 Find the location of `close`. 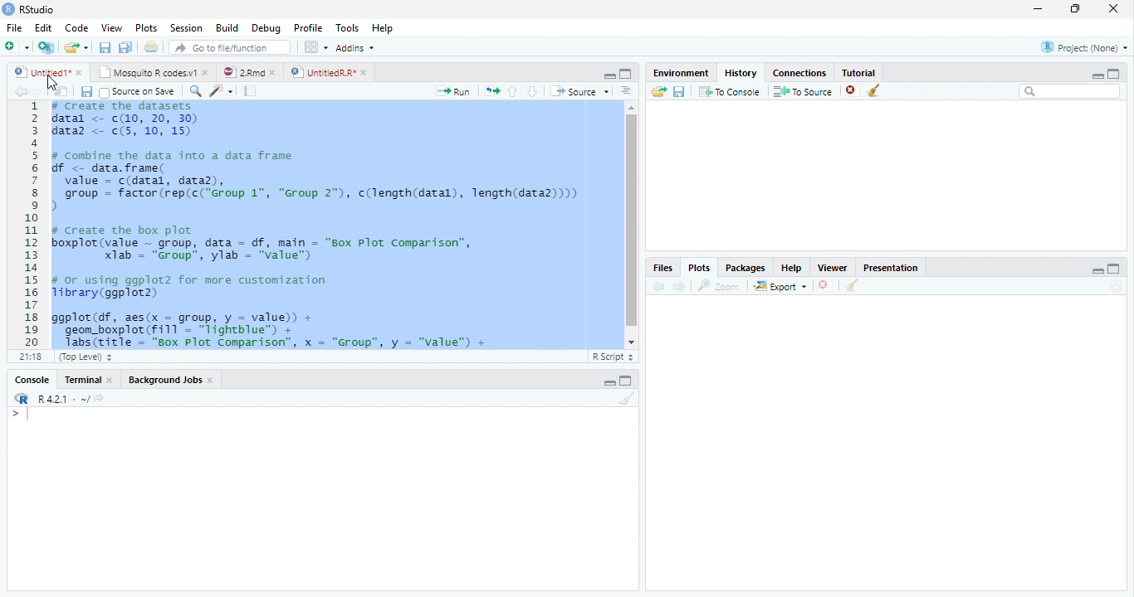

close is located at coordinates (211, 380).